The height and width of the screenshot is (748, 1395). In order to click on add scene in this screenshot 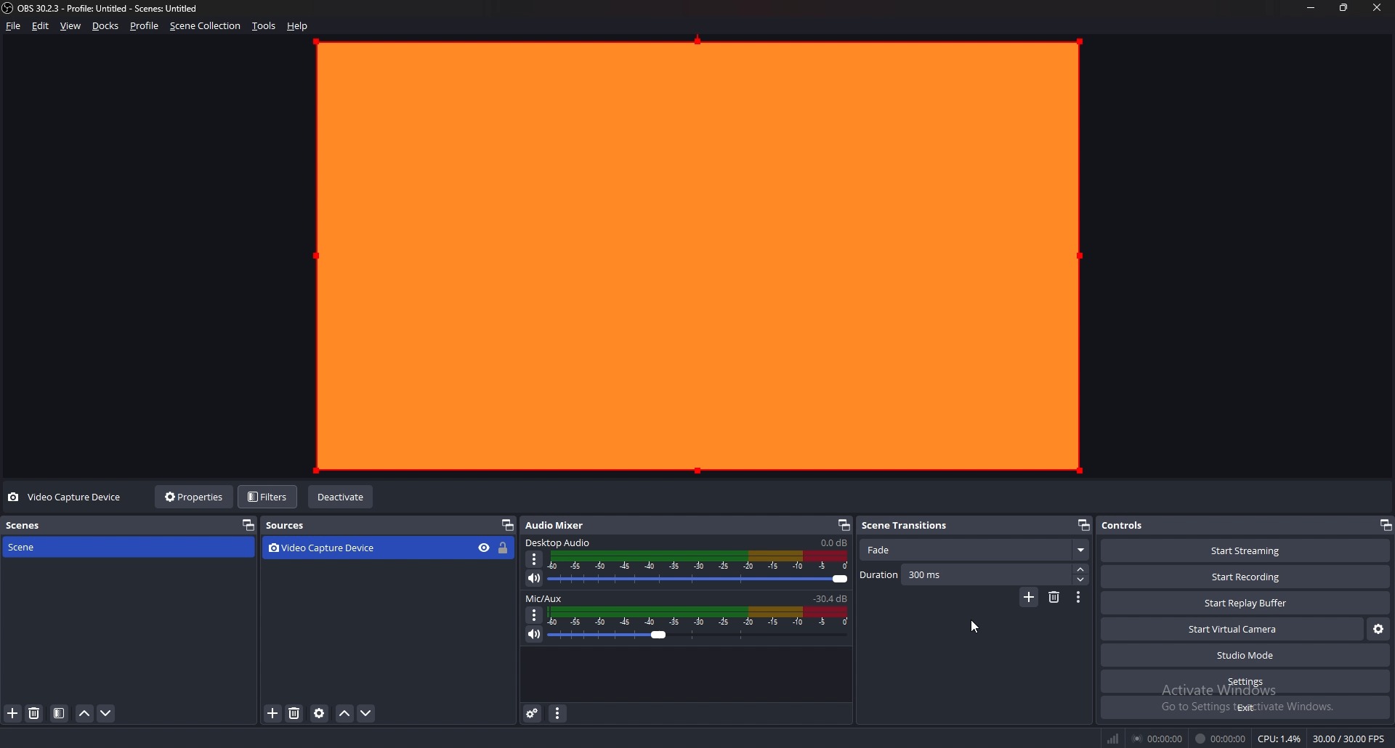, I will do `click(13, 714)`.